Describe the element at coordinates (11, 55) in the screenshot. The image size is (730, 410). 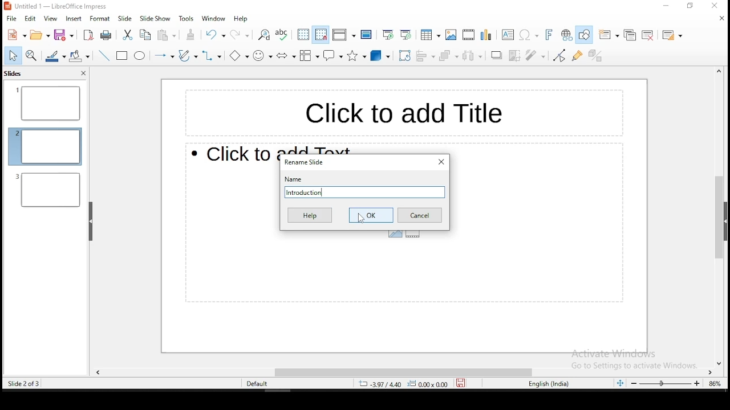
I see `select tool` at that location.